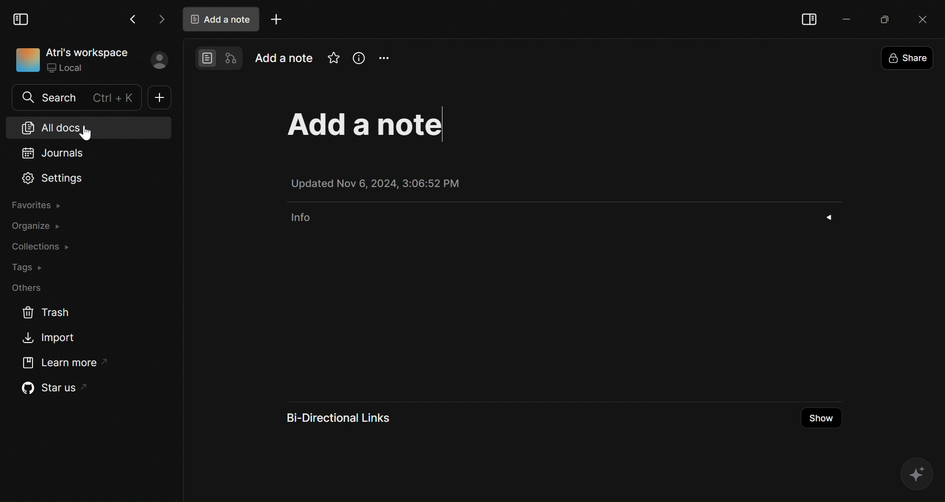 This screenshot has width=945, height=502. Describe the element at coordinates (843, 19) in the screenshot. I see `Minimize` at that location.